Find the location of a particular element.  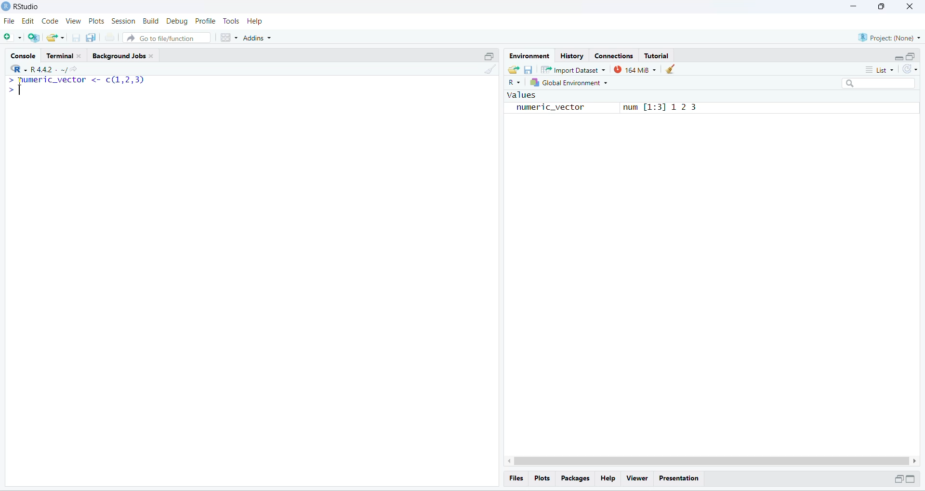

163 MB is located at coordinates (635, 70).